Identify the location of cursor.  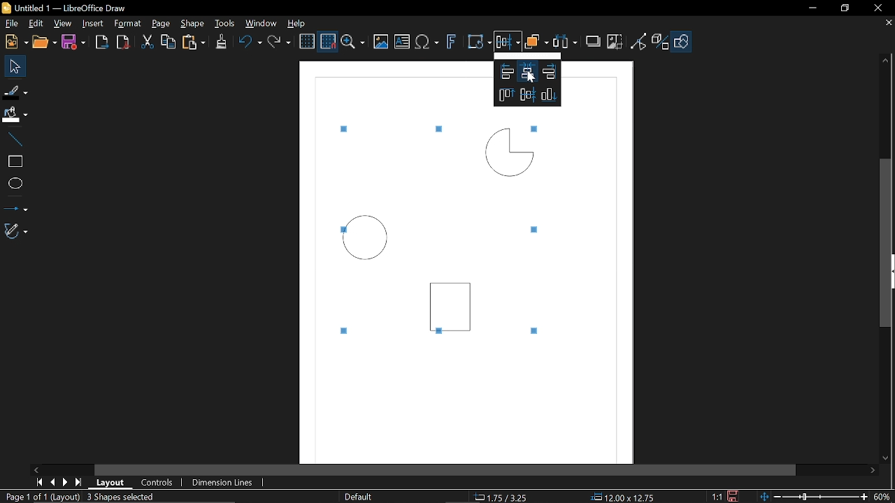
(530, 79).